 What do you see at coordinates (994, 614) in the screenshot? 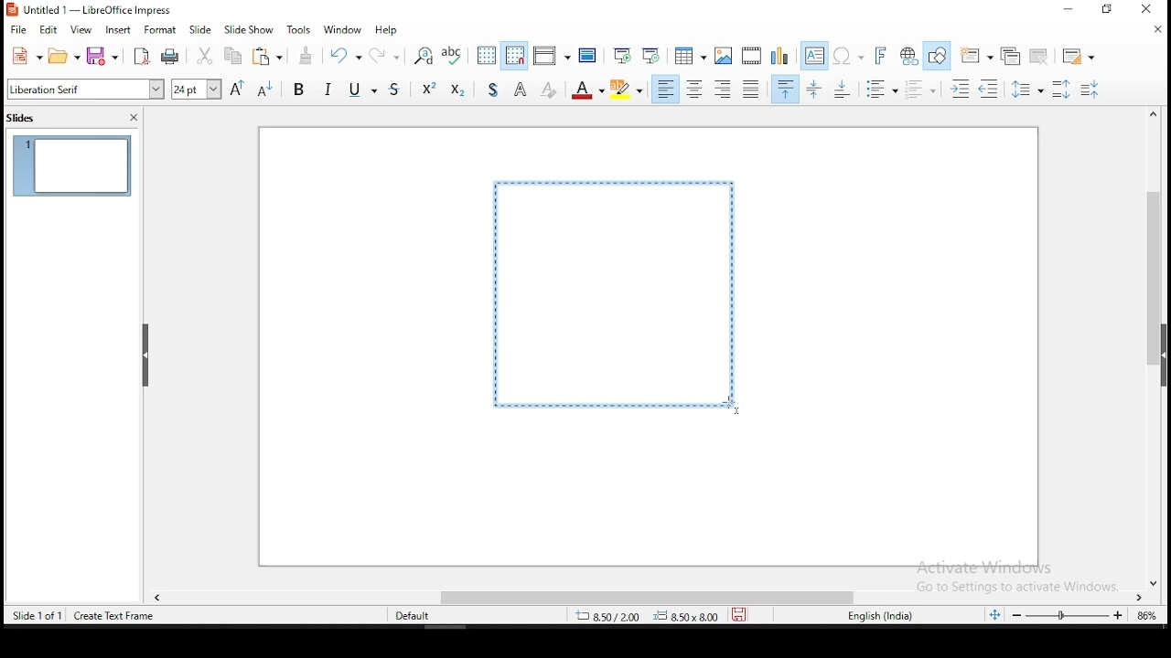
I see `fit slide to current window` at bounding box center [994, 614].